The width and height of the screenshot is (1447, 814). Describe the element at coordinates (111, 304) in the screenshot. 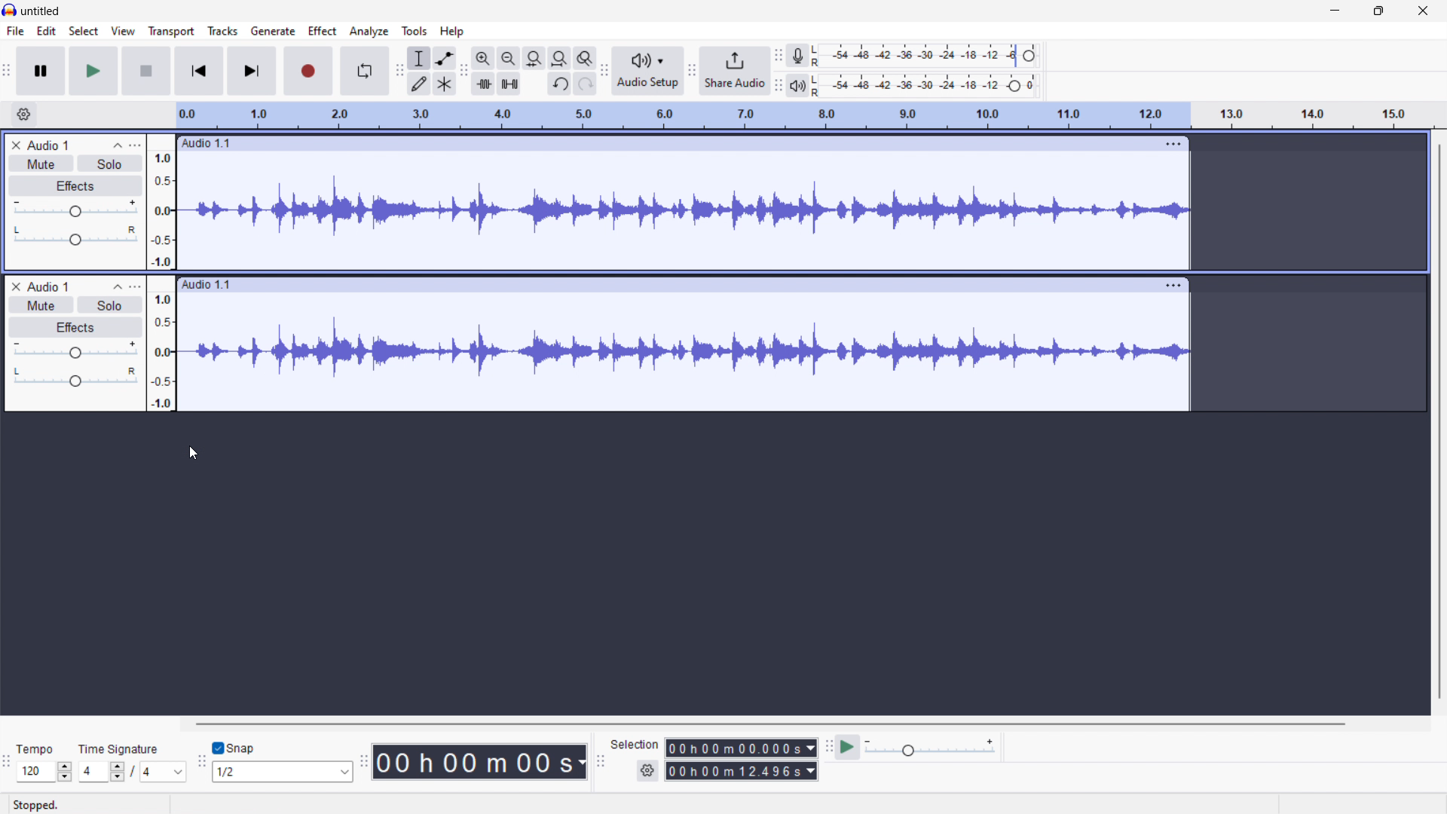

I see `Solo` at that location.